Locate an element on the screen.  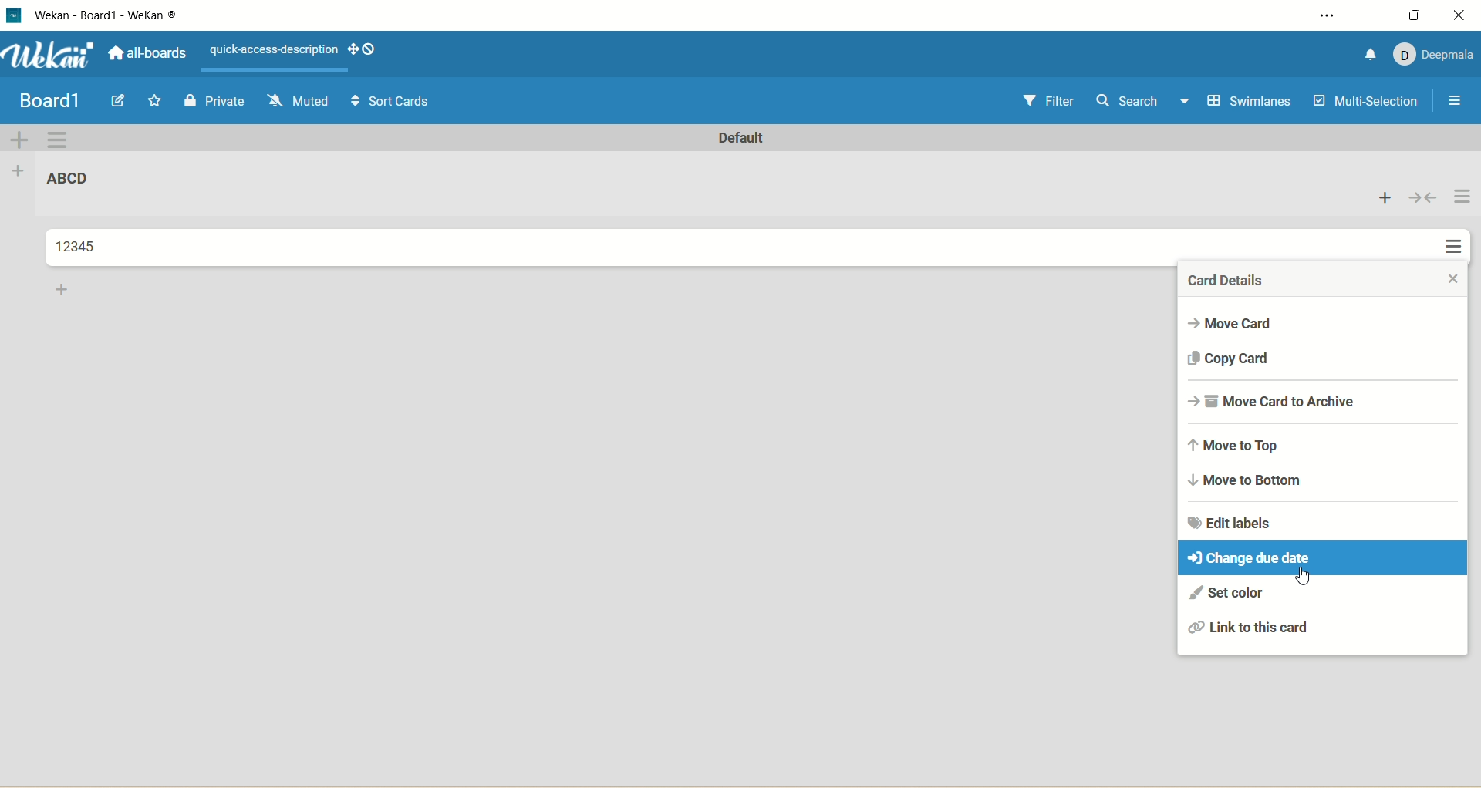
multi-selection is located at coordinates (1366, 103).